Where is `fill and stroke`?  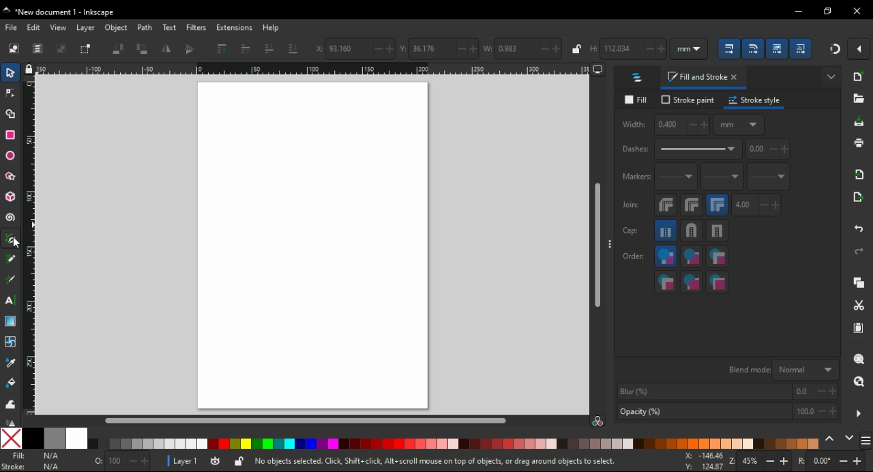
fill and stroke is located at coordinates (704, 78).